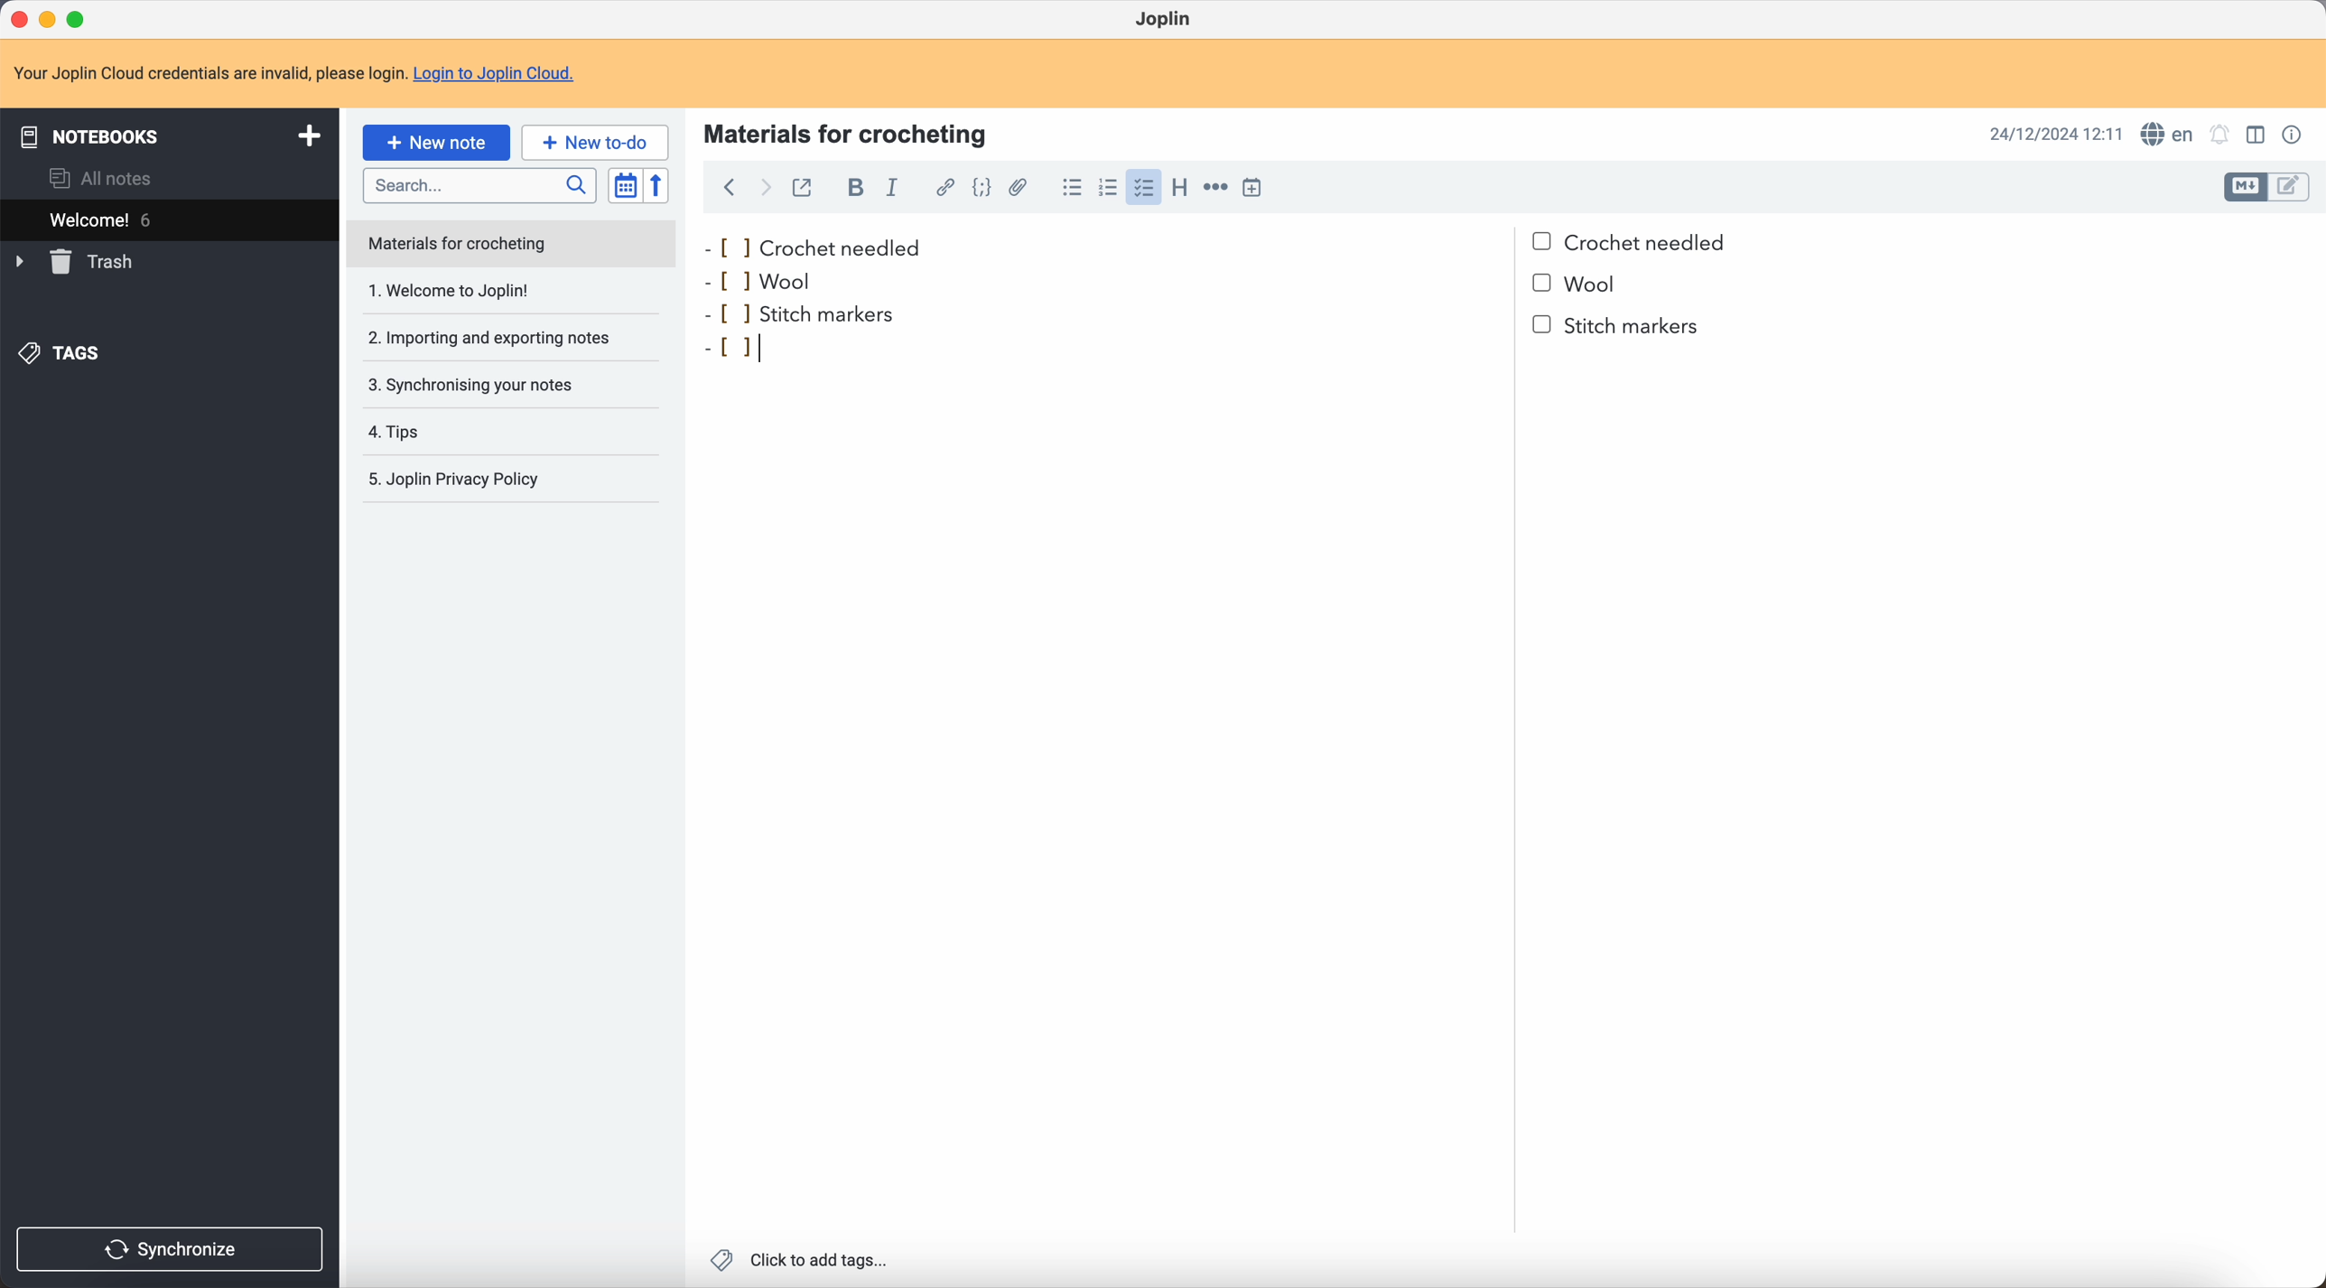  What do you see at coordinates (1255, 188) in the screenshot?
I see `insert time` at bounding box center [1255, 188].